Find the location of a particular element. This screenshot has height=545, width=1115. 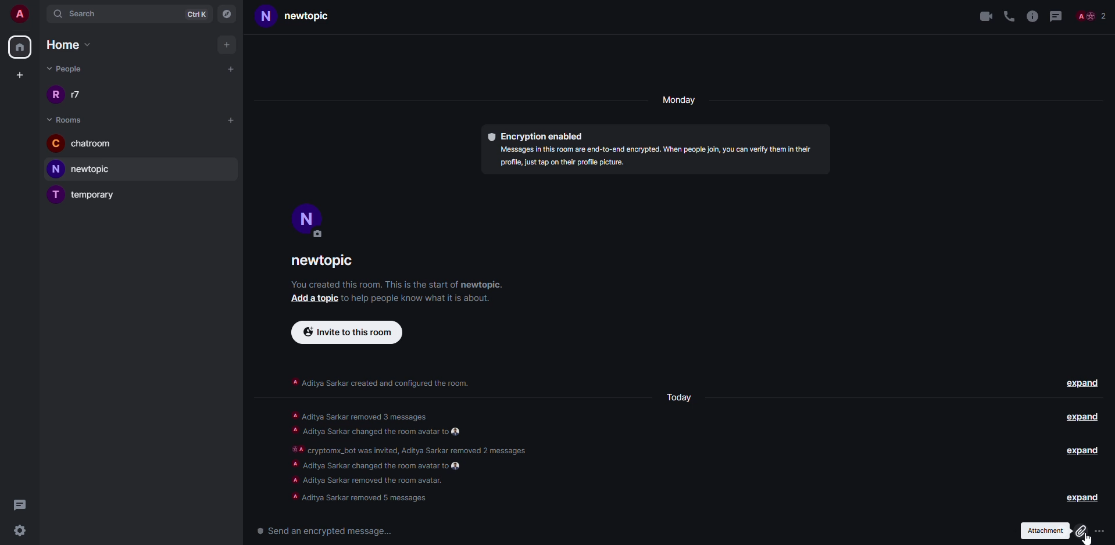

home is located at coordinates (72, 43).